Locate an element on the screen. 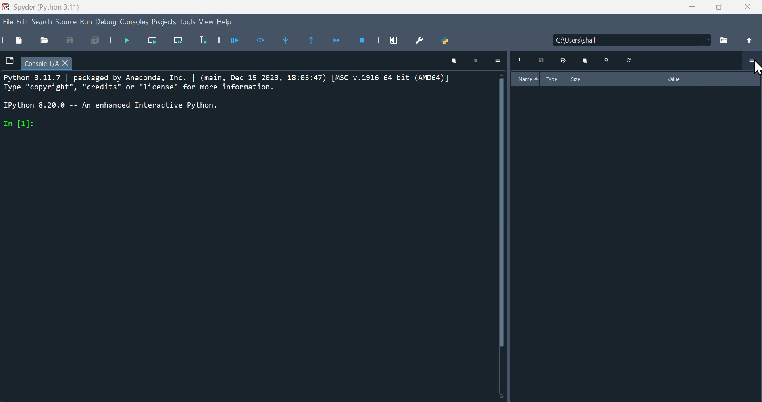 The height and width of the screenshot is (402, 762). Save as is located at coordinates (69, 41).